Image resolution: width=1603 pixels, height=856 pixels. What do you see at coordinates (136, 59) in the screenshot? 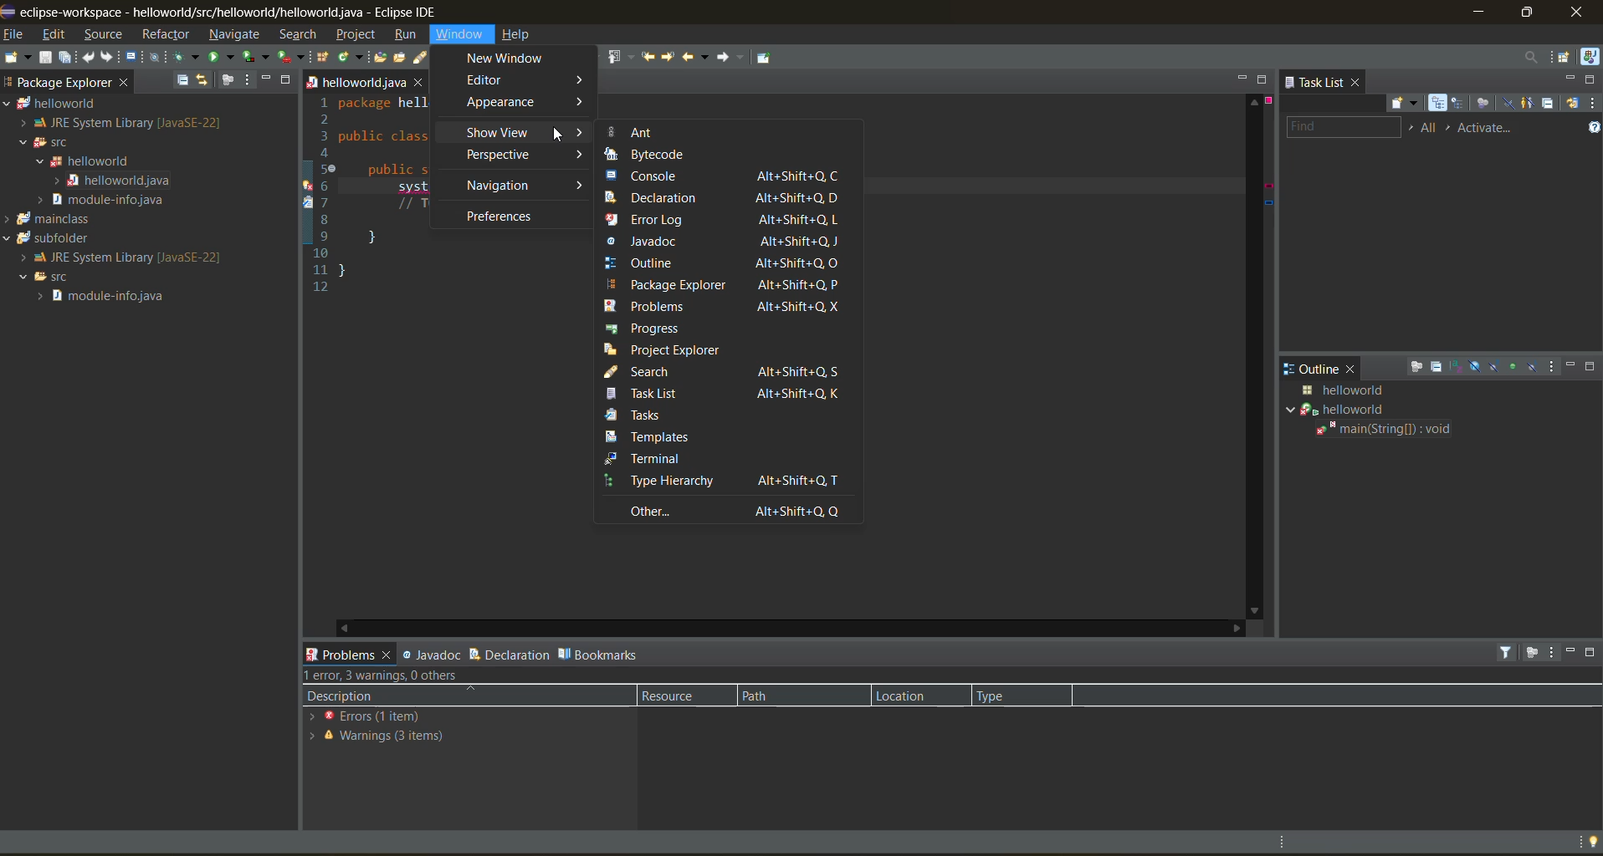
I see `open a terminal` at bounding box center [136, 59].